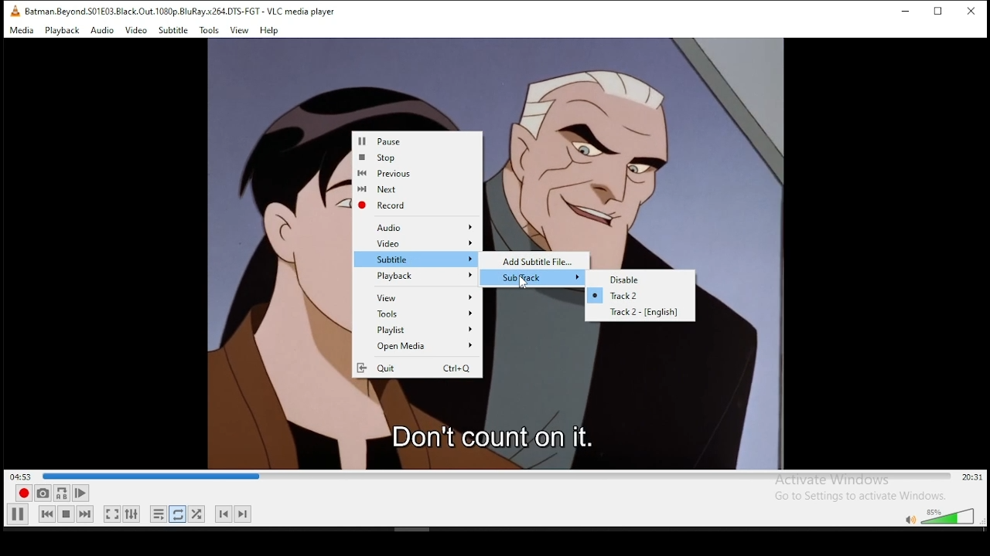 The image size is (990, 556). I want to click on View , so click(421, 298).